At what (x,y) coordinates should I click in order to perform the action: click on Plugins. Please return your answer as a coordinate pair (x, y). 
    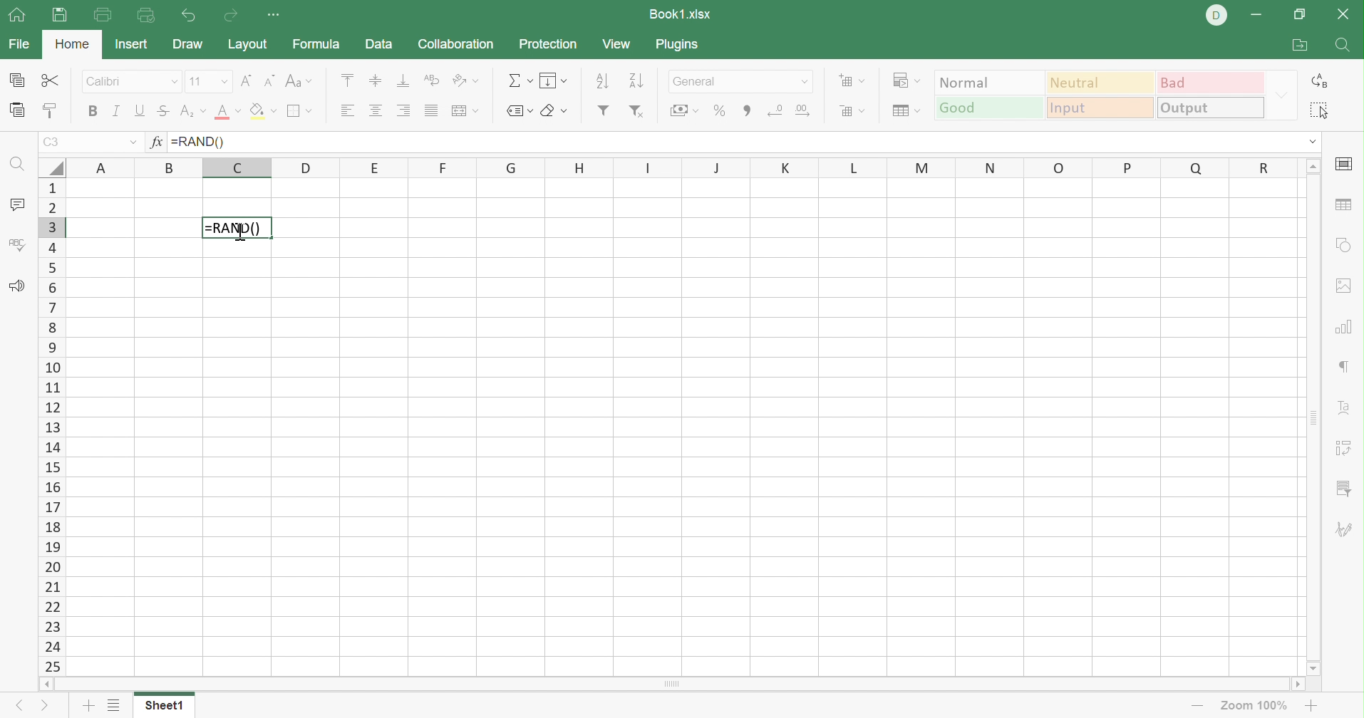
    Looking at the image, I should click on (678, 45).